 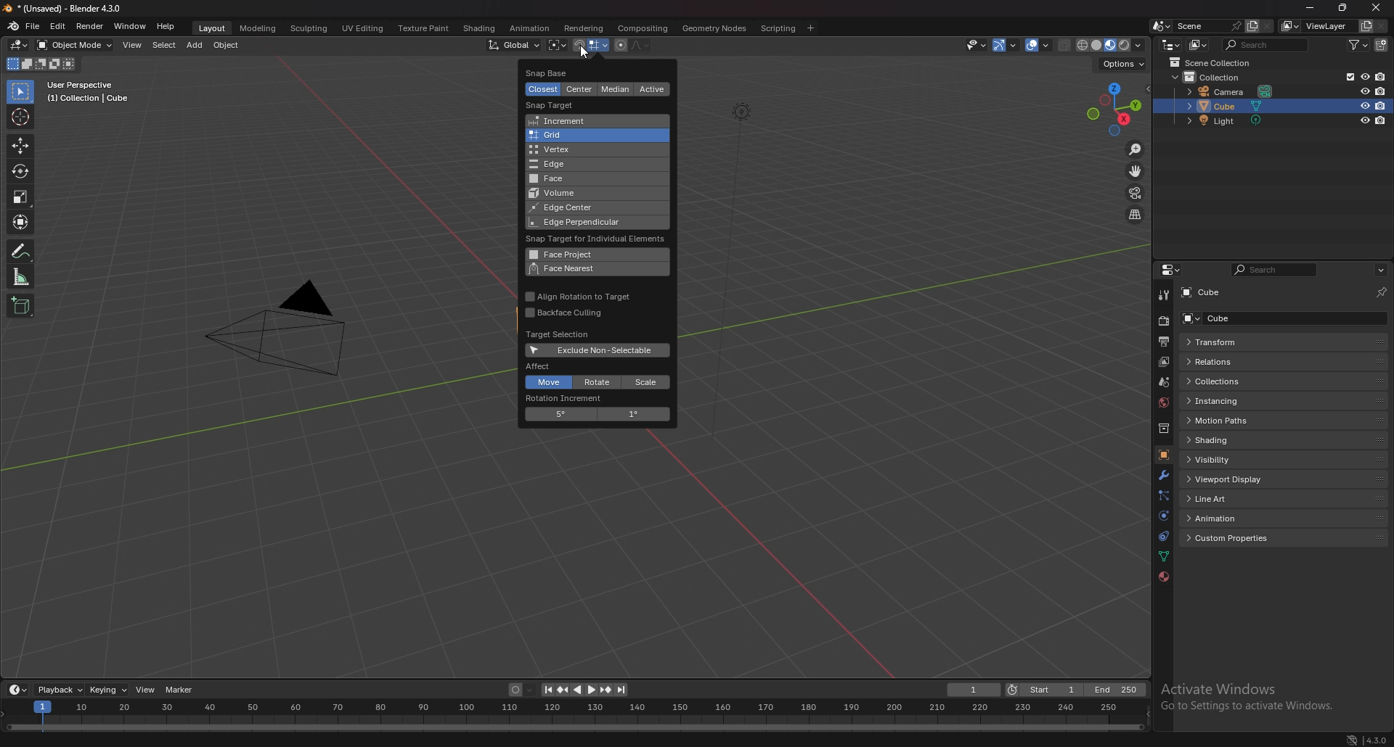 I want to click on options, so click(x=1380, y=270).